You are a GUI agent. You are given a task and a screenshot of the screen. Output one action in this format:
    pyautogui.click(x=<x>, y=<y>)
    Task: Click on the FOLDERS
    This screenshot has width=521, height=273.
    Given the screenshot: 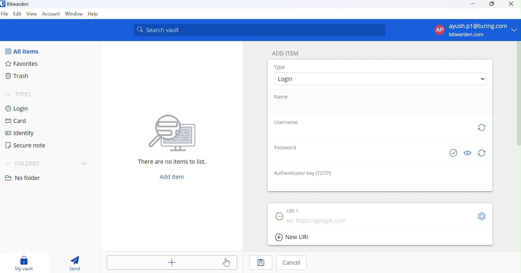 What is the action you would take?
    pyautogui.click(x=24, y=162)
    